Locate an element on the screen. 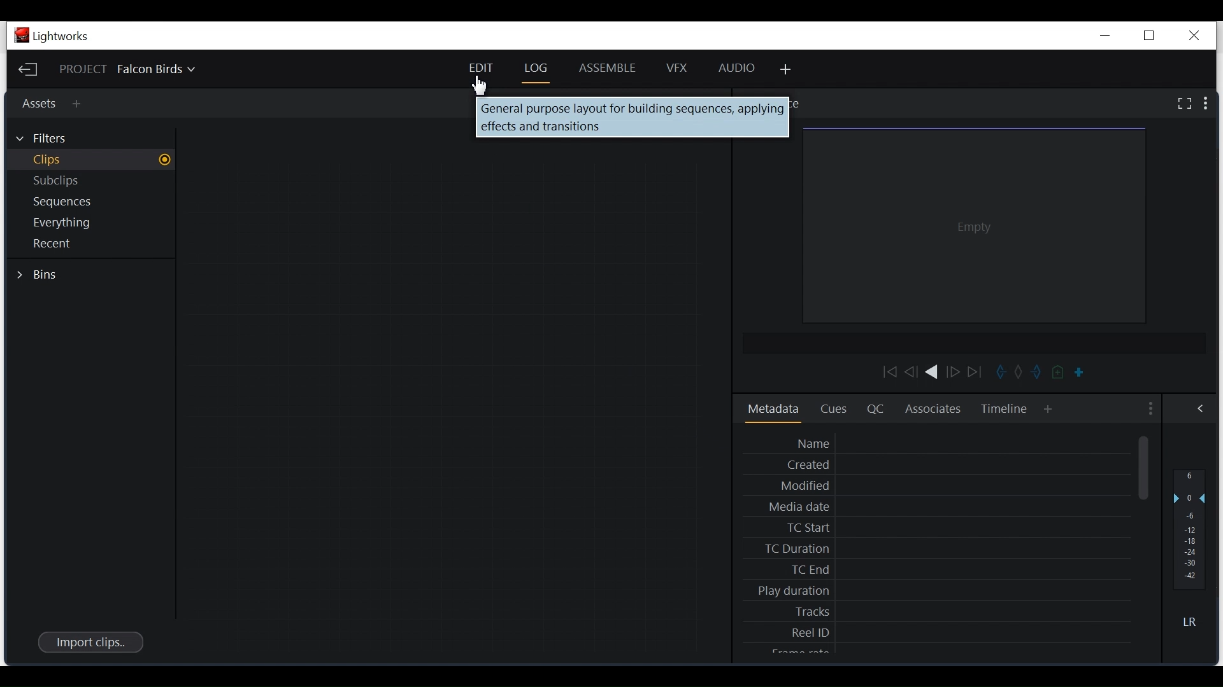  TC End is located at coordinates (941, 569).